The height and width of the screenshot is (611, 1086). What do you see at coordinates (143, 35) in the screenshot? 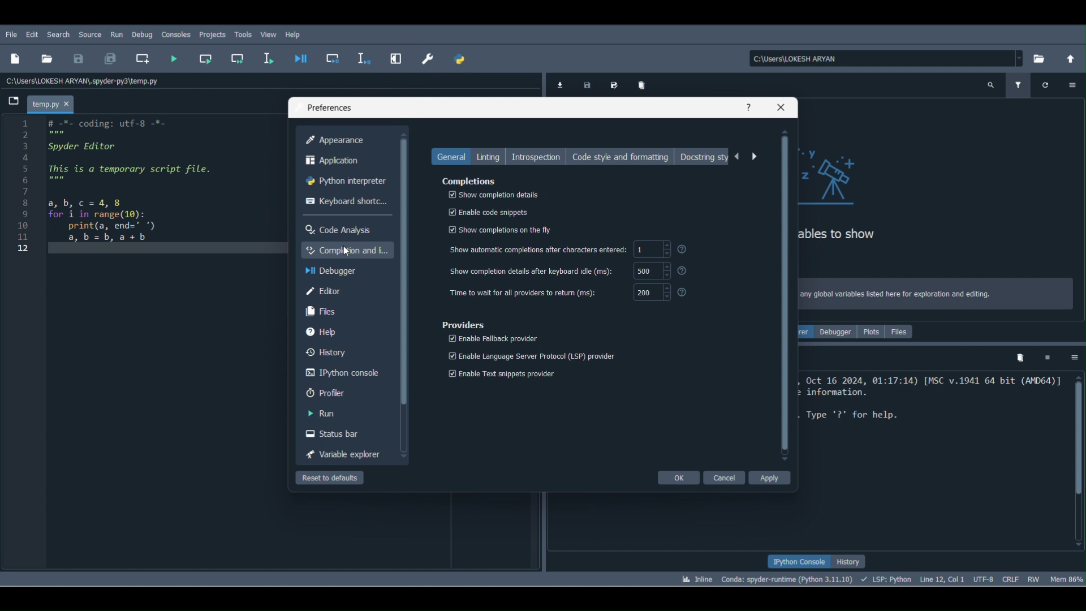
I see `Debug` at bounding box center [143, 35].